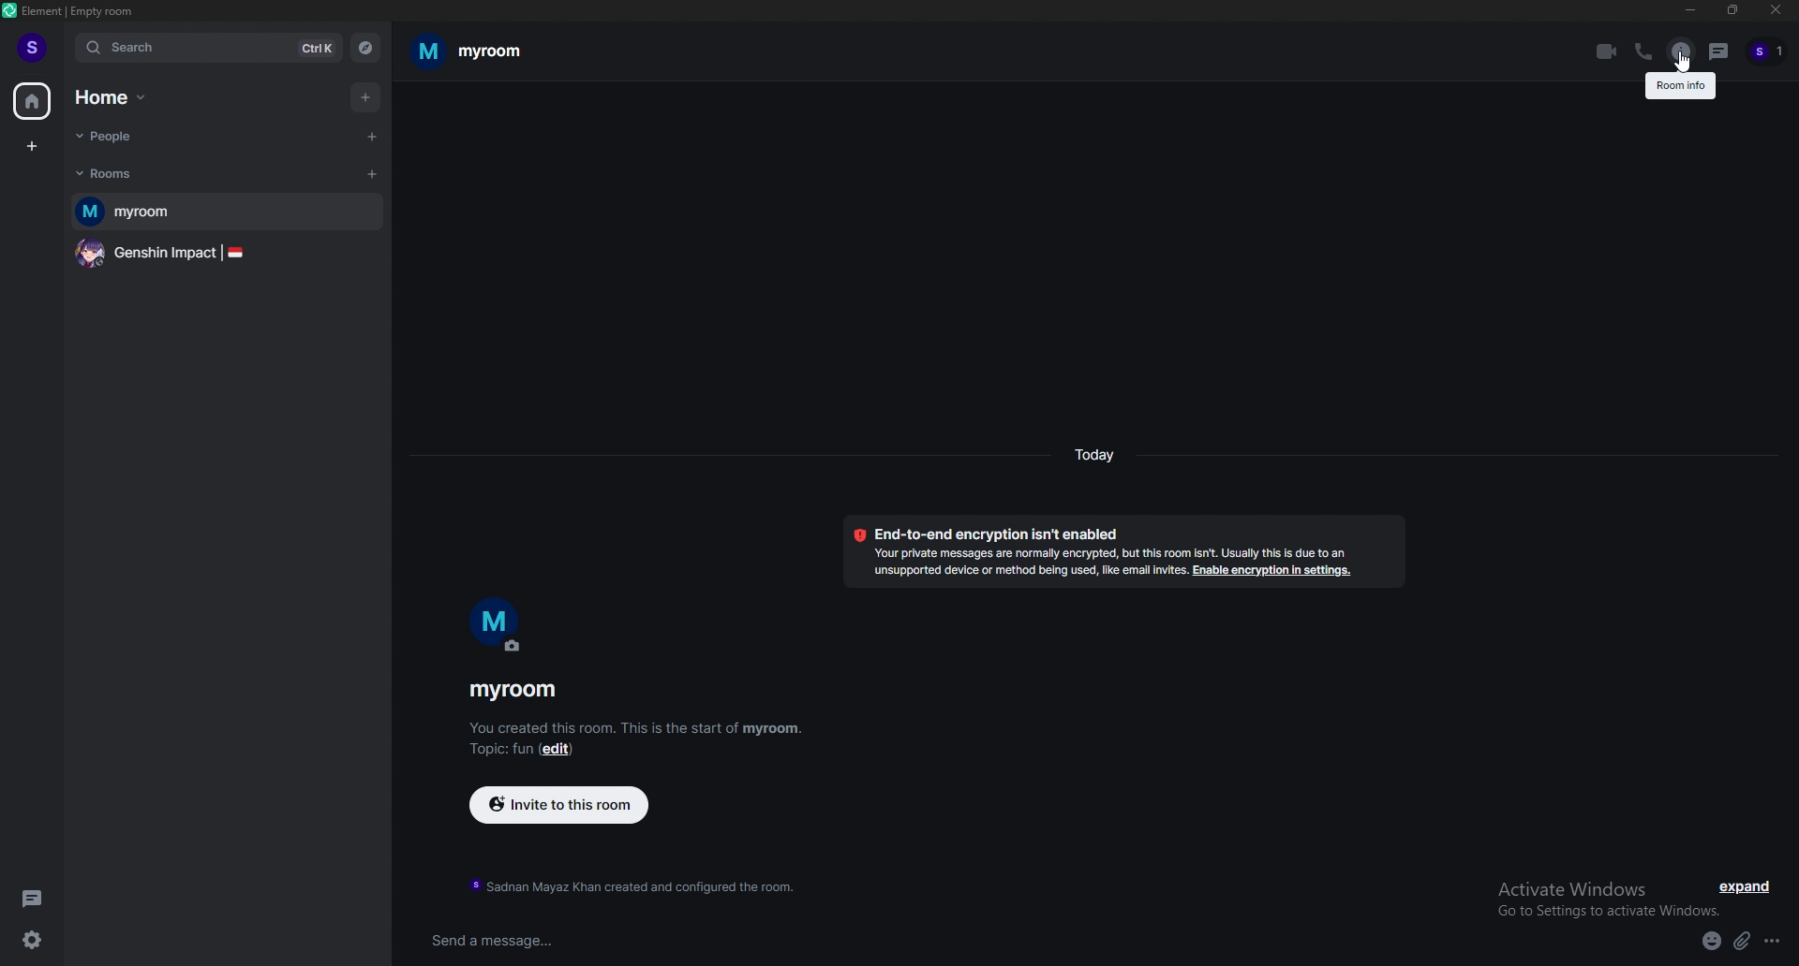 The height and width of the screenshot is (966, 1799). Describe the element at coordinates (516, 692) in the screenshot. I see `myroom` at that location.